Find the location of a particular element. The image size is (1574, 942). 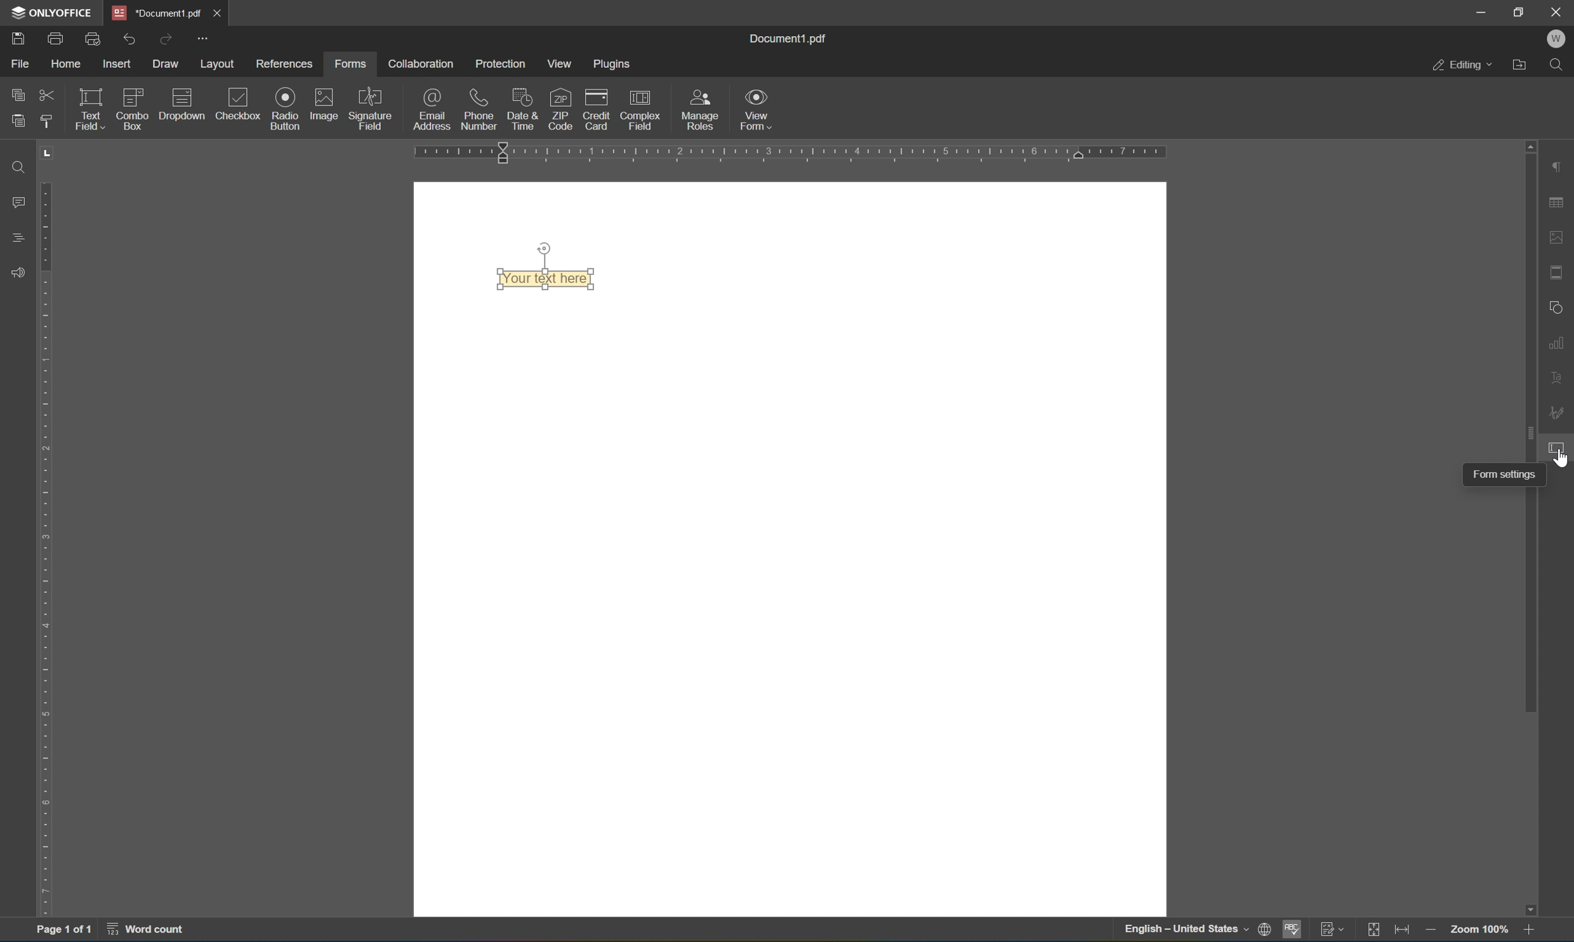

zip code is located at coordinates (560, 110).